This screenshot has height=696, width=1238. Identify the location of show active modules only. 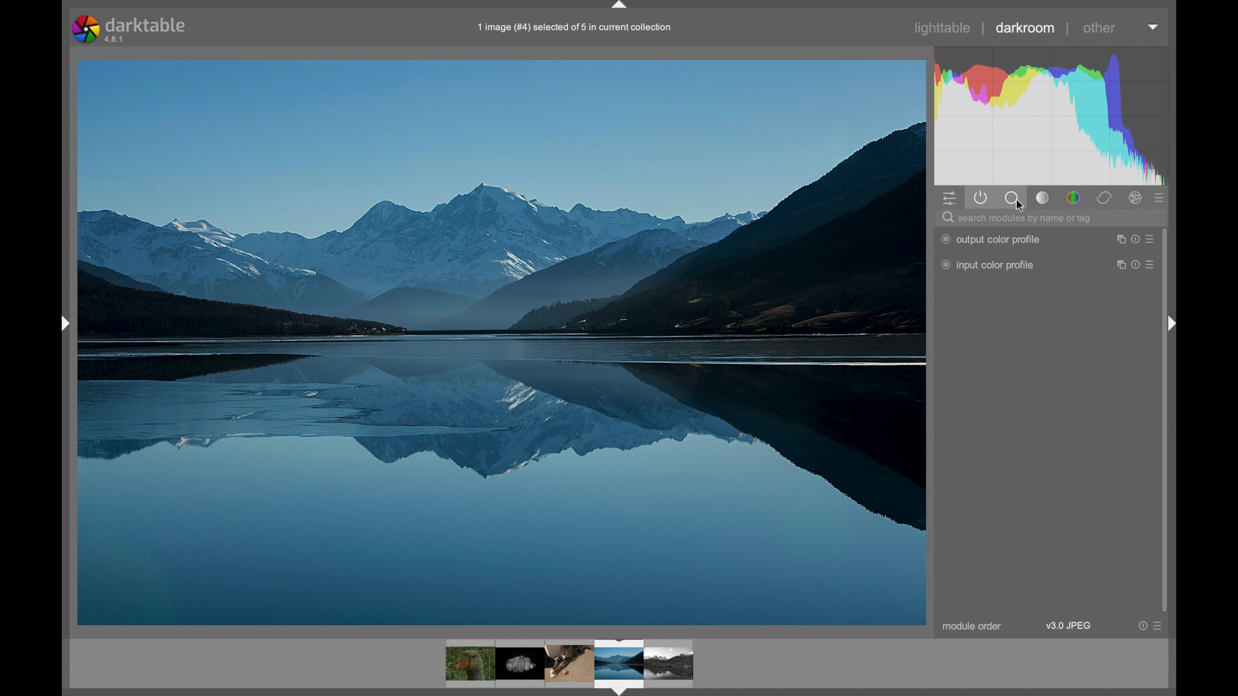
(981, 198).